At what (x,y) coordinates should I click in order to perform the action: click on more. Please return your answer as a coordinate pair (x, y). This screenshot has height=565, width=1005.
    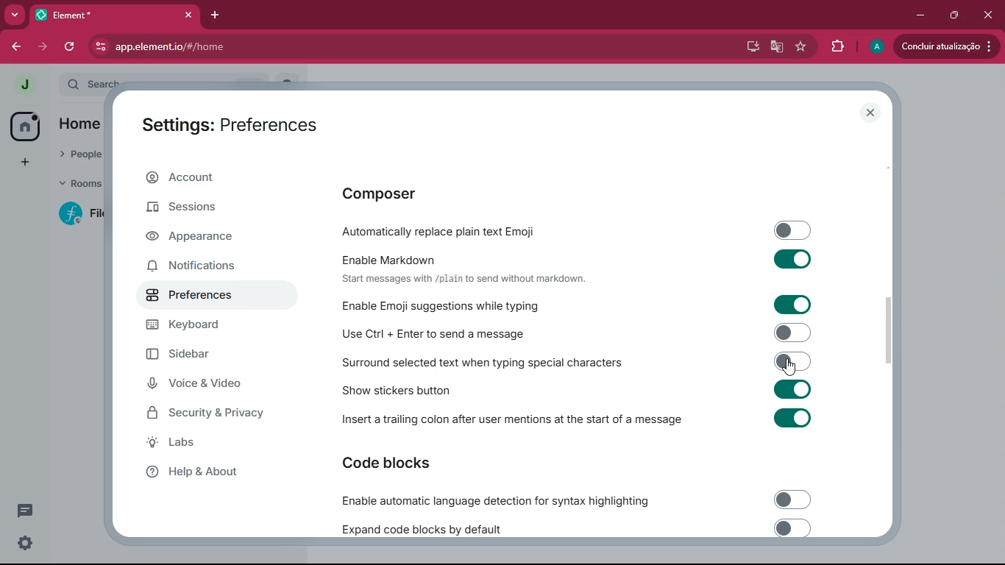
    Looking at the image, I should click on (14, 14).